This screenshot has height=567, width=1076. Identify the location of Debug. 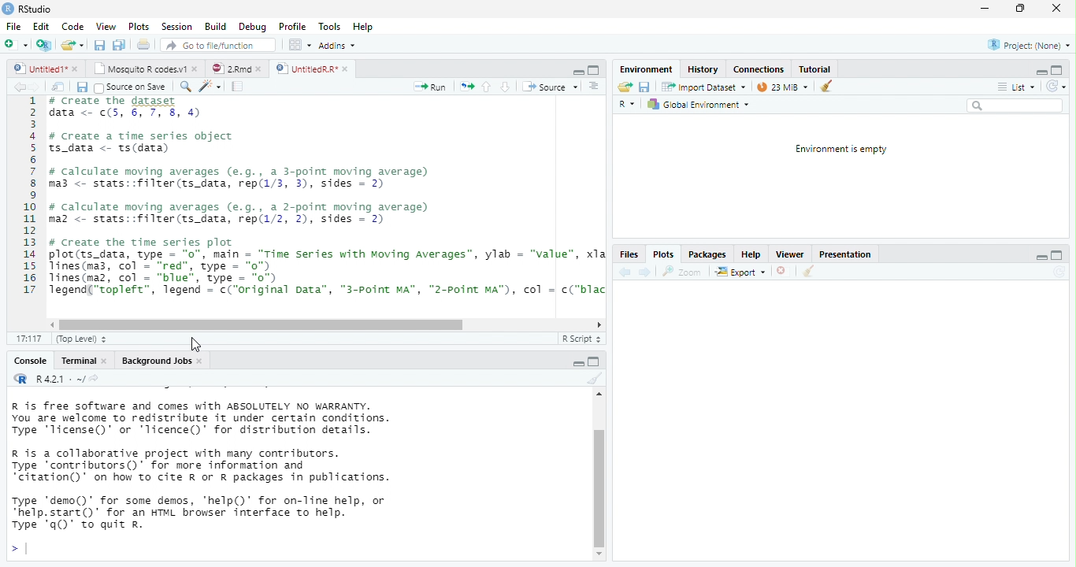
(252, 27).